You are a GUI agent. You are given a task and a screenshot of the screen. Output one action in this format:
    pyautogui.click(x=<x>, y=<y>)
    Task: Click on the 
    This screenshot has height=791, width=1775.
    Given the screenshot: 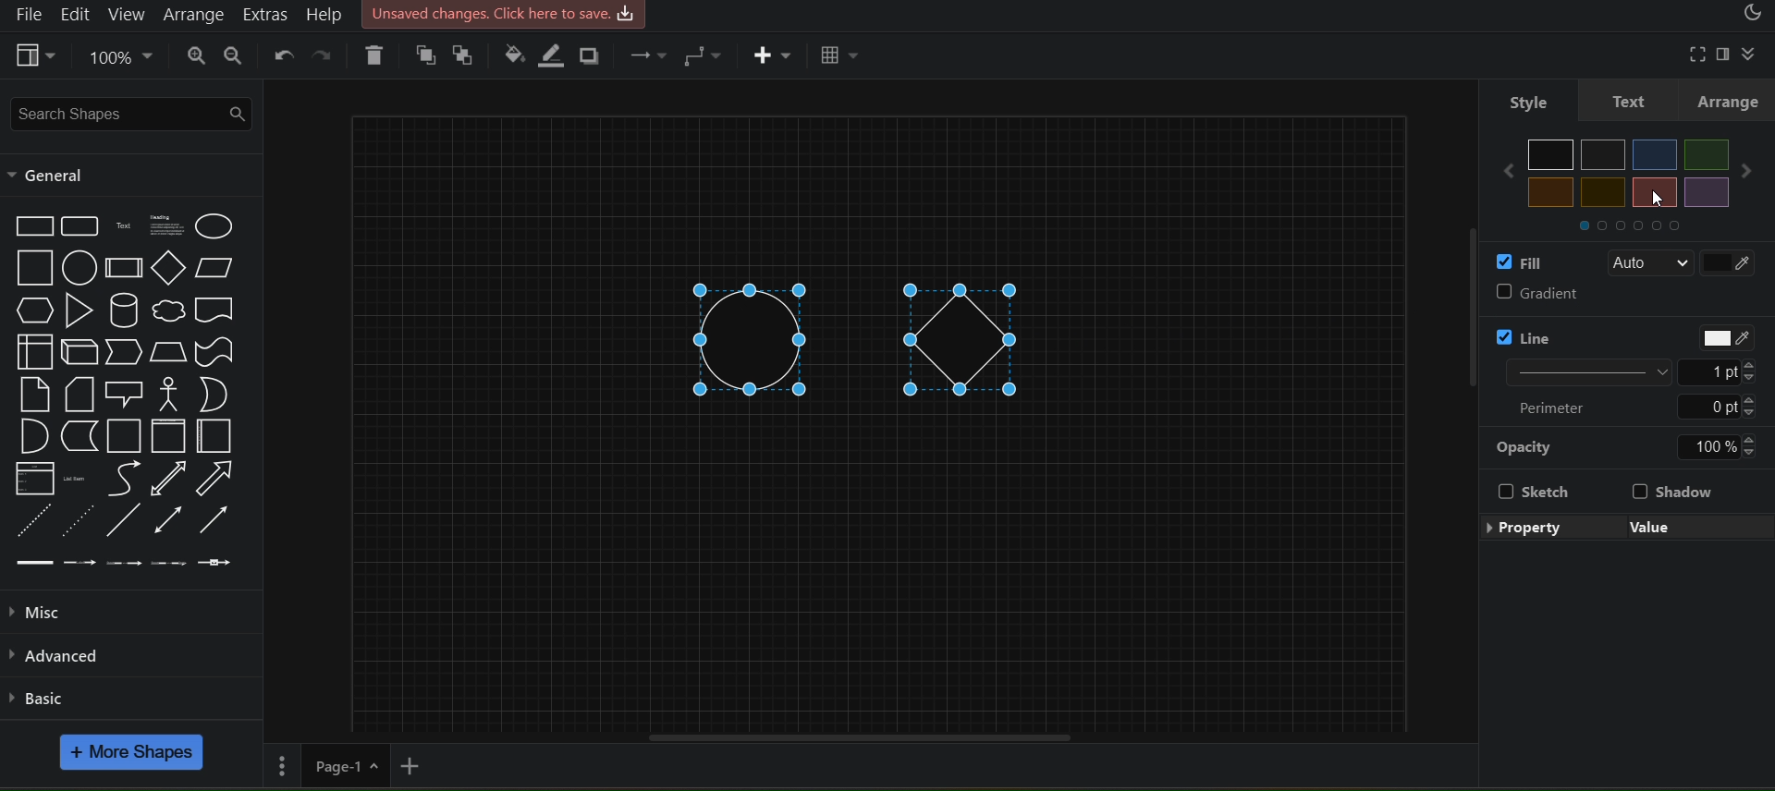 What is the action you would take?
    pyautogui.click(x=1755, y=171)
    